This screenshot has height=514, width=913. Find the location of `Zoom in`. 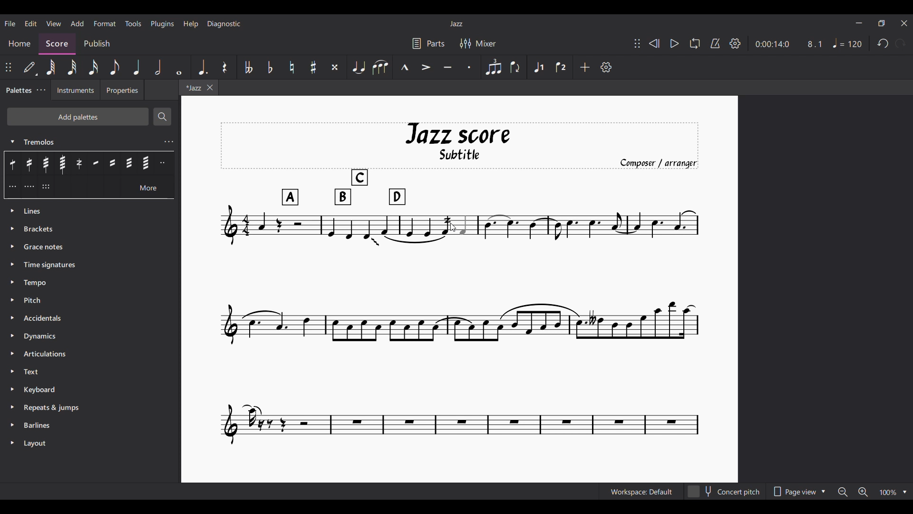

Zoom in is located at coordinates (863, 492).